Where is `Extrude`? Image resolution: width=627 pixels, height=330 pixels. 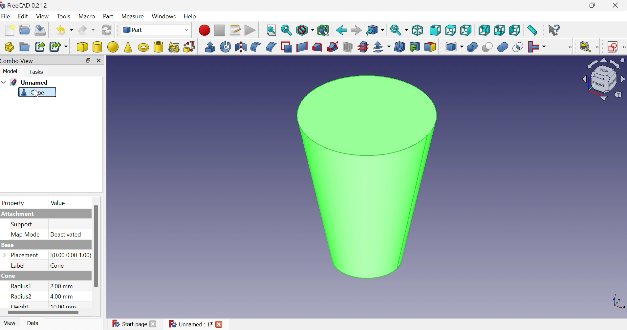
Extrude is located at coordinates (210, 47).